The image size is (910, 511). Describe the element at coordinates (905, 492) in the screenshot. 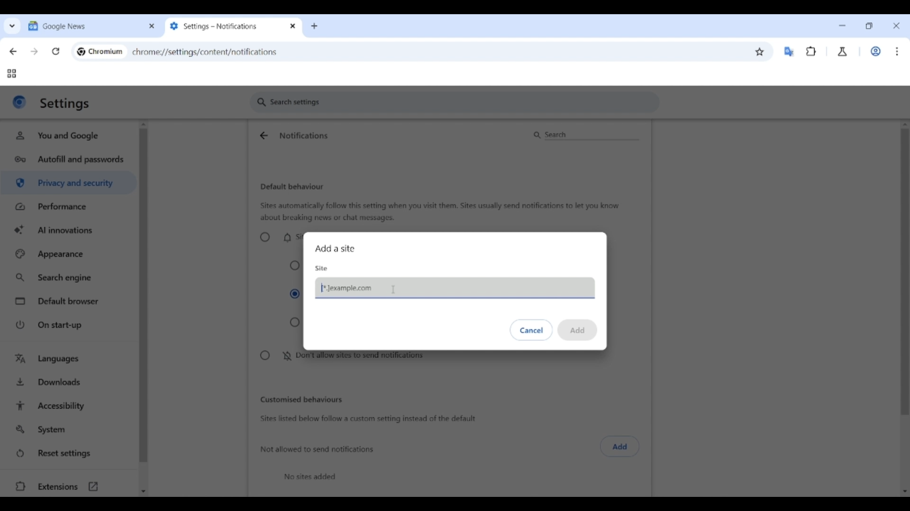

I see `Quick slide to bottom` at that location.